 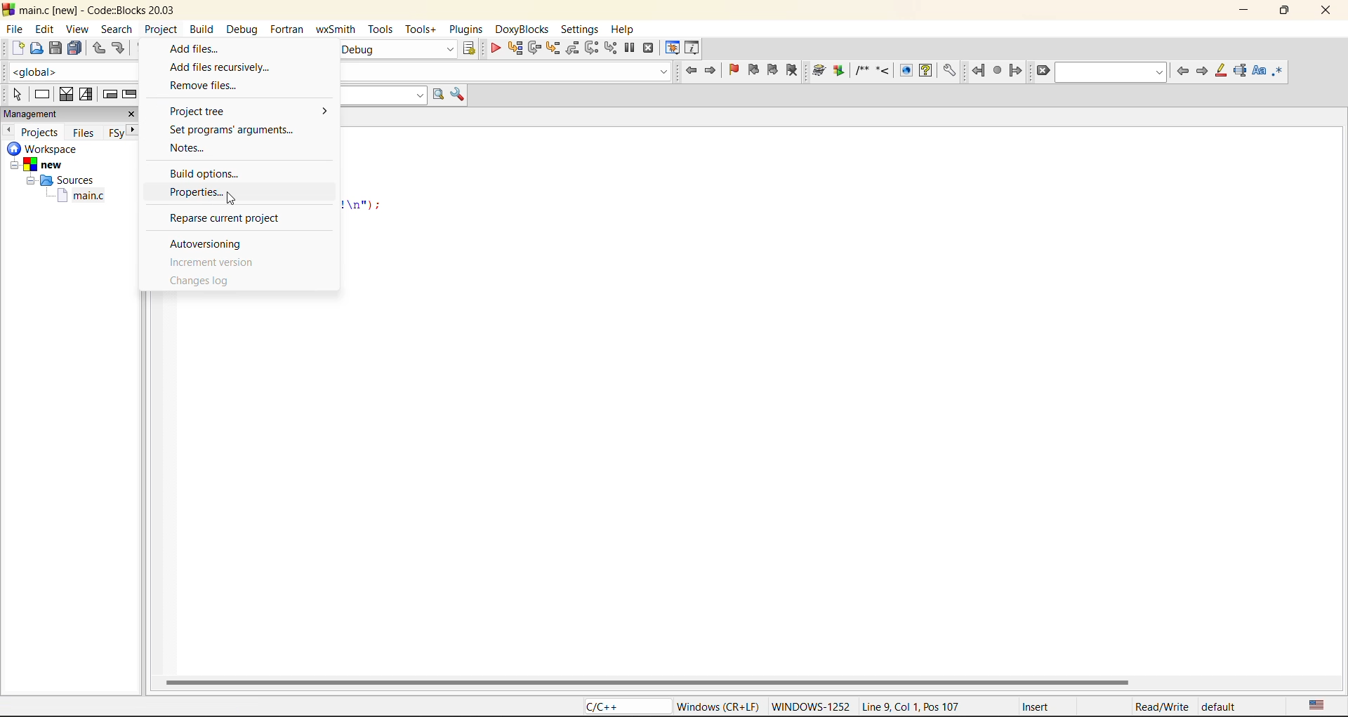 What do you see at coordinates (44, 94) in the screenshot?
I see `instruction` at bounding box center [44, 94].